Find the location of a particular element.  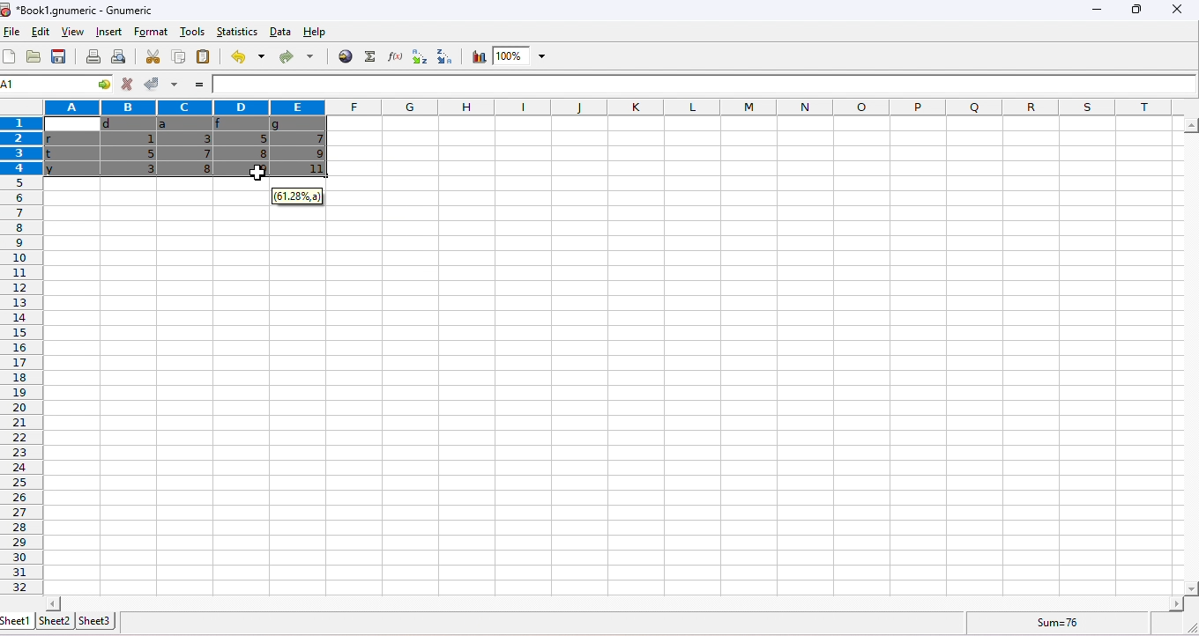

view is located at coordinates (71, 33).